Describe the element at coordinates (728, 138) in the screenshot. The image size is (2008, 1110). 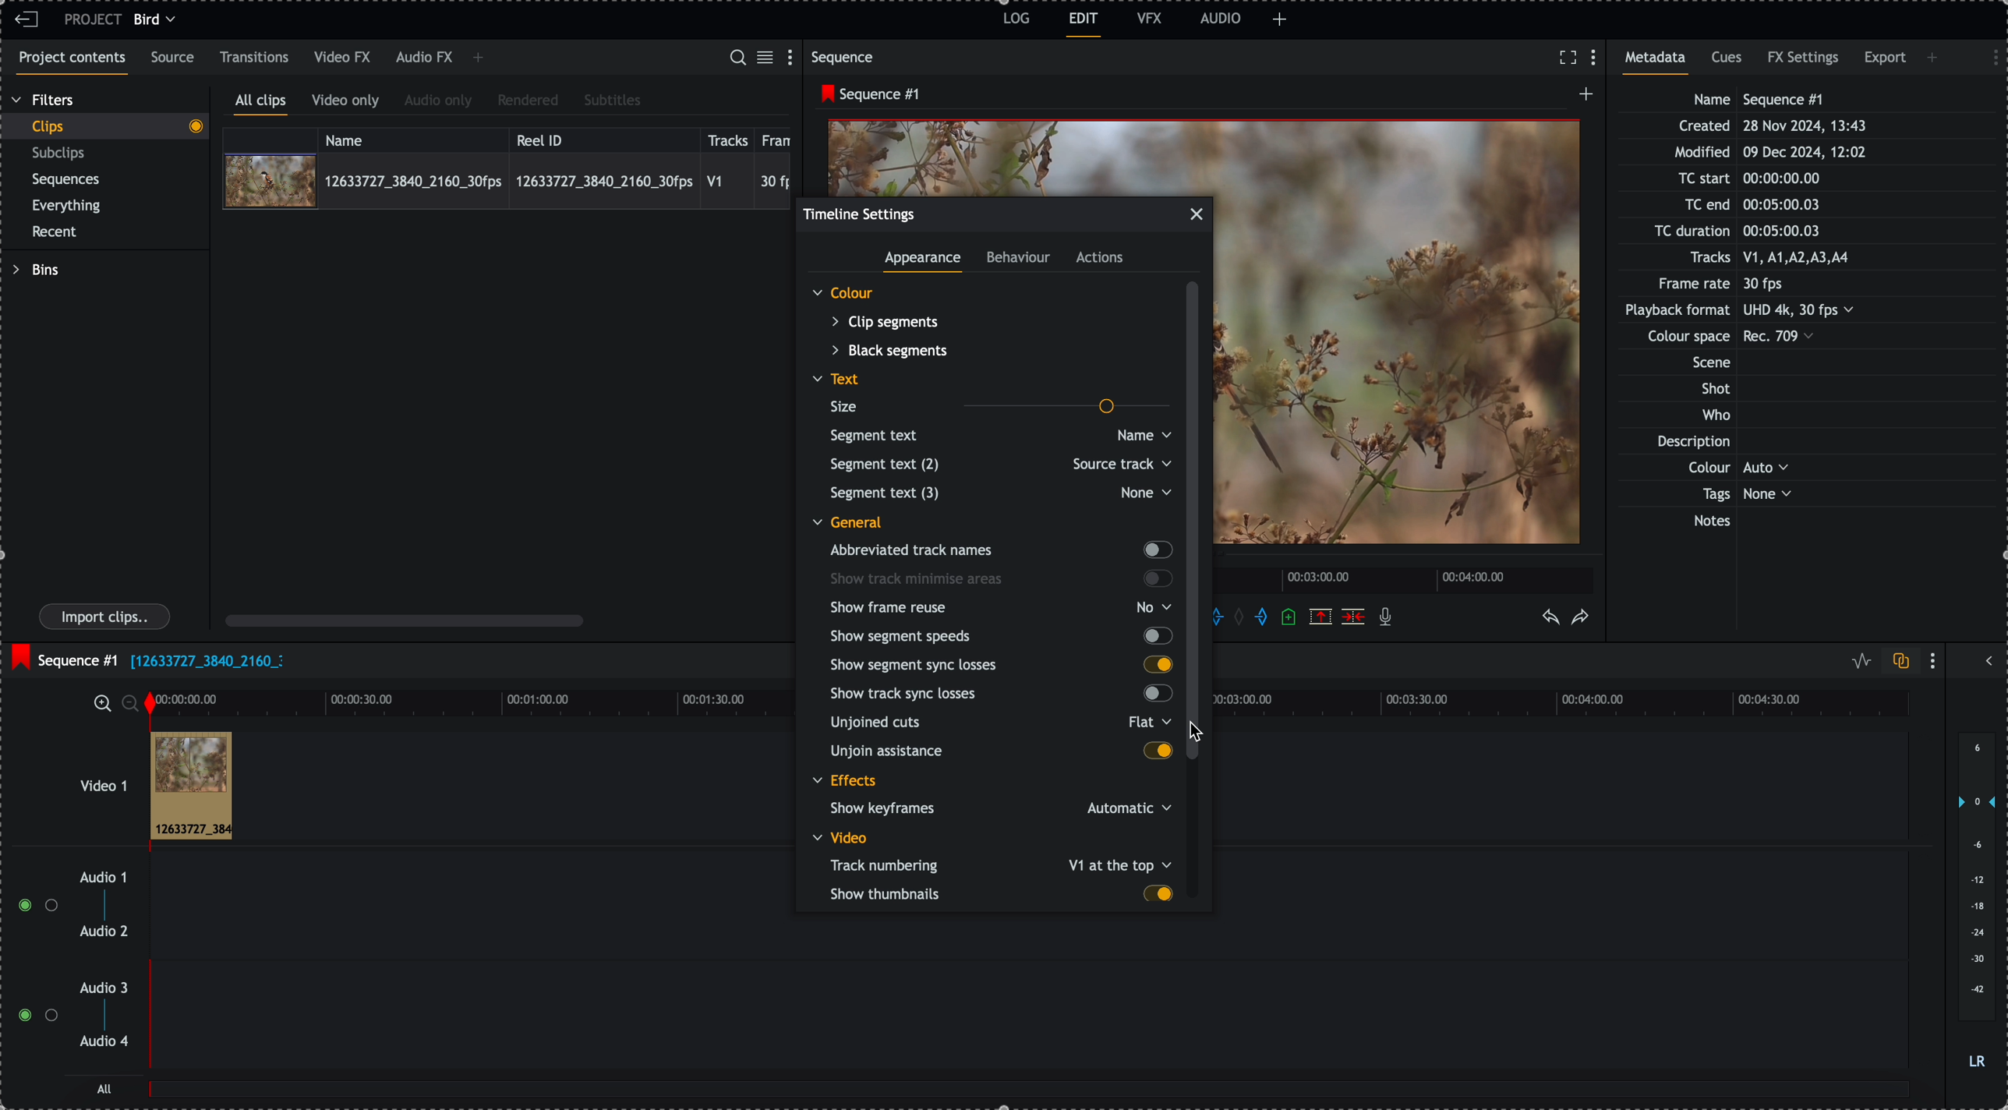
I see `tracks` at that location.